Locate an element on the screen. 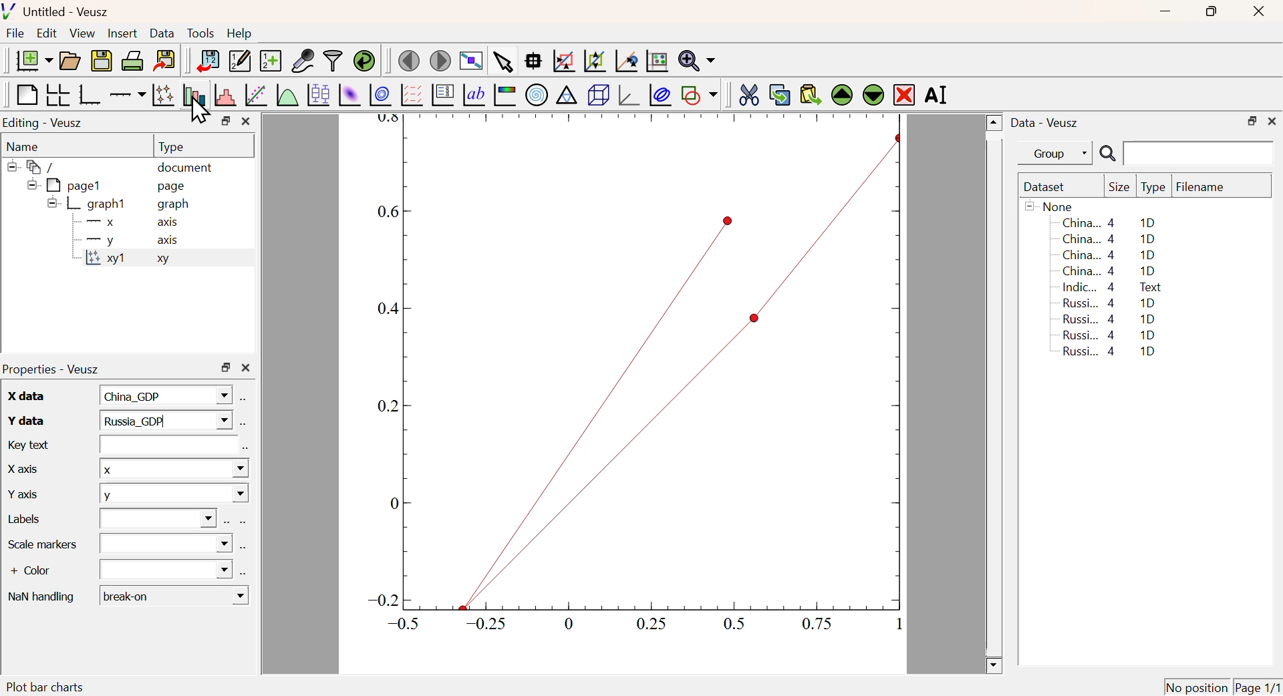 This screenshot has width=1283, height=696. Insert is located at coordinates (121, 34).